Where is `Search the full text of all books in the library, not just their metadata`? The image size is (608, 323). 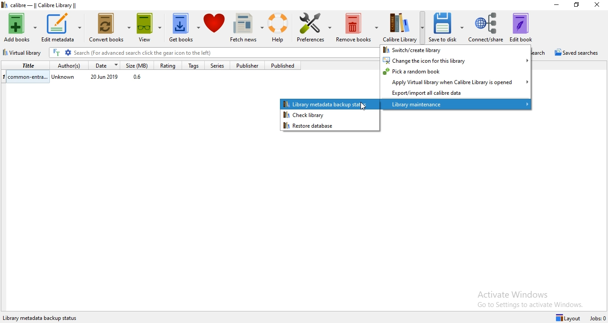 Search the full text of all books in the library, not just their metadata is located at coordinates (57, 52).